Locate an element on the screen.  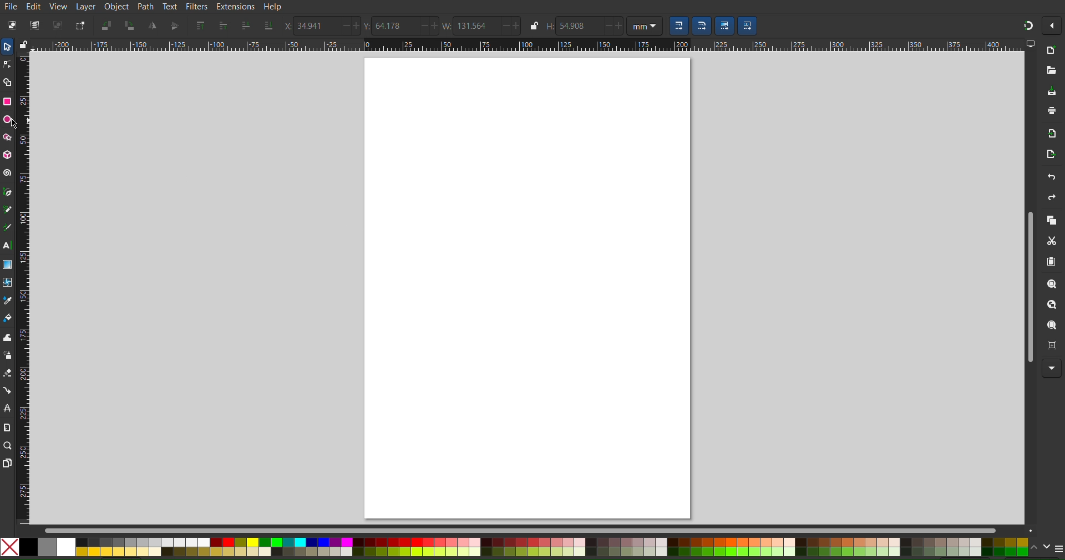
Select is located at coordinates (8, 47).